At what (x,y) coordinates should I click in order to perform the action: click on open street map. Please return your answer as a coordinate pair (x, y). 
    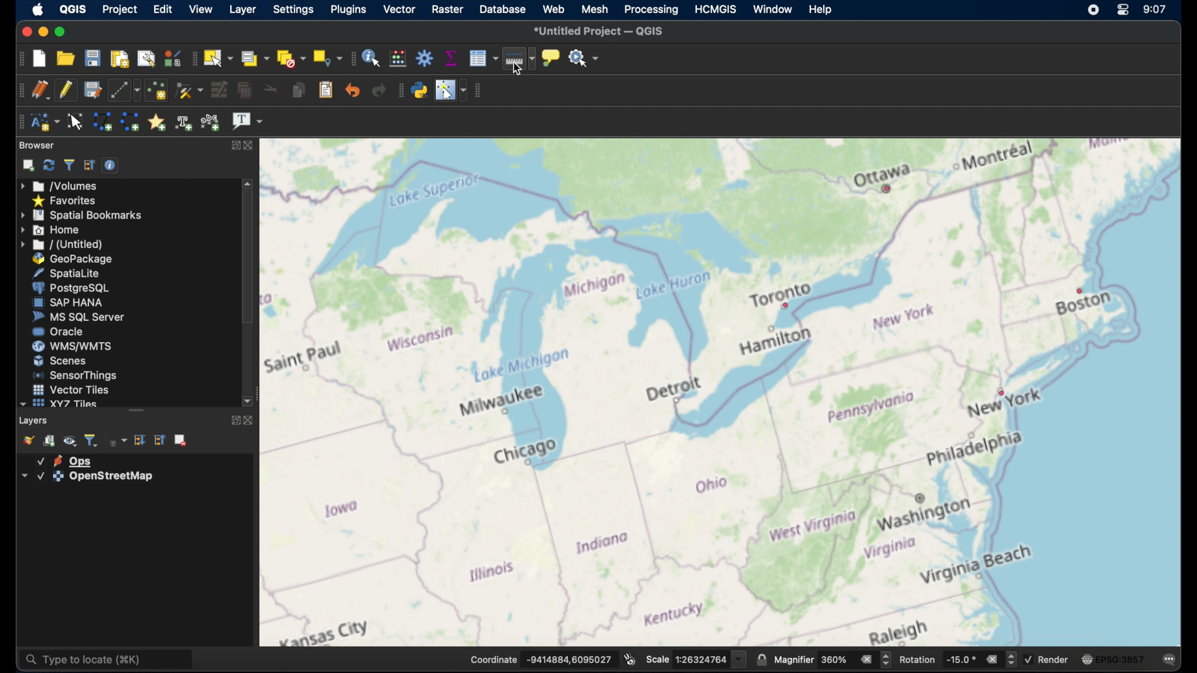
    Looking at the image, I should click on (977, 535).